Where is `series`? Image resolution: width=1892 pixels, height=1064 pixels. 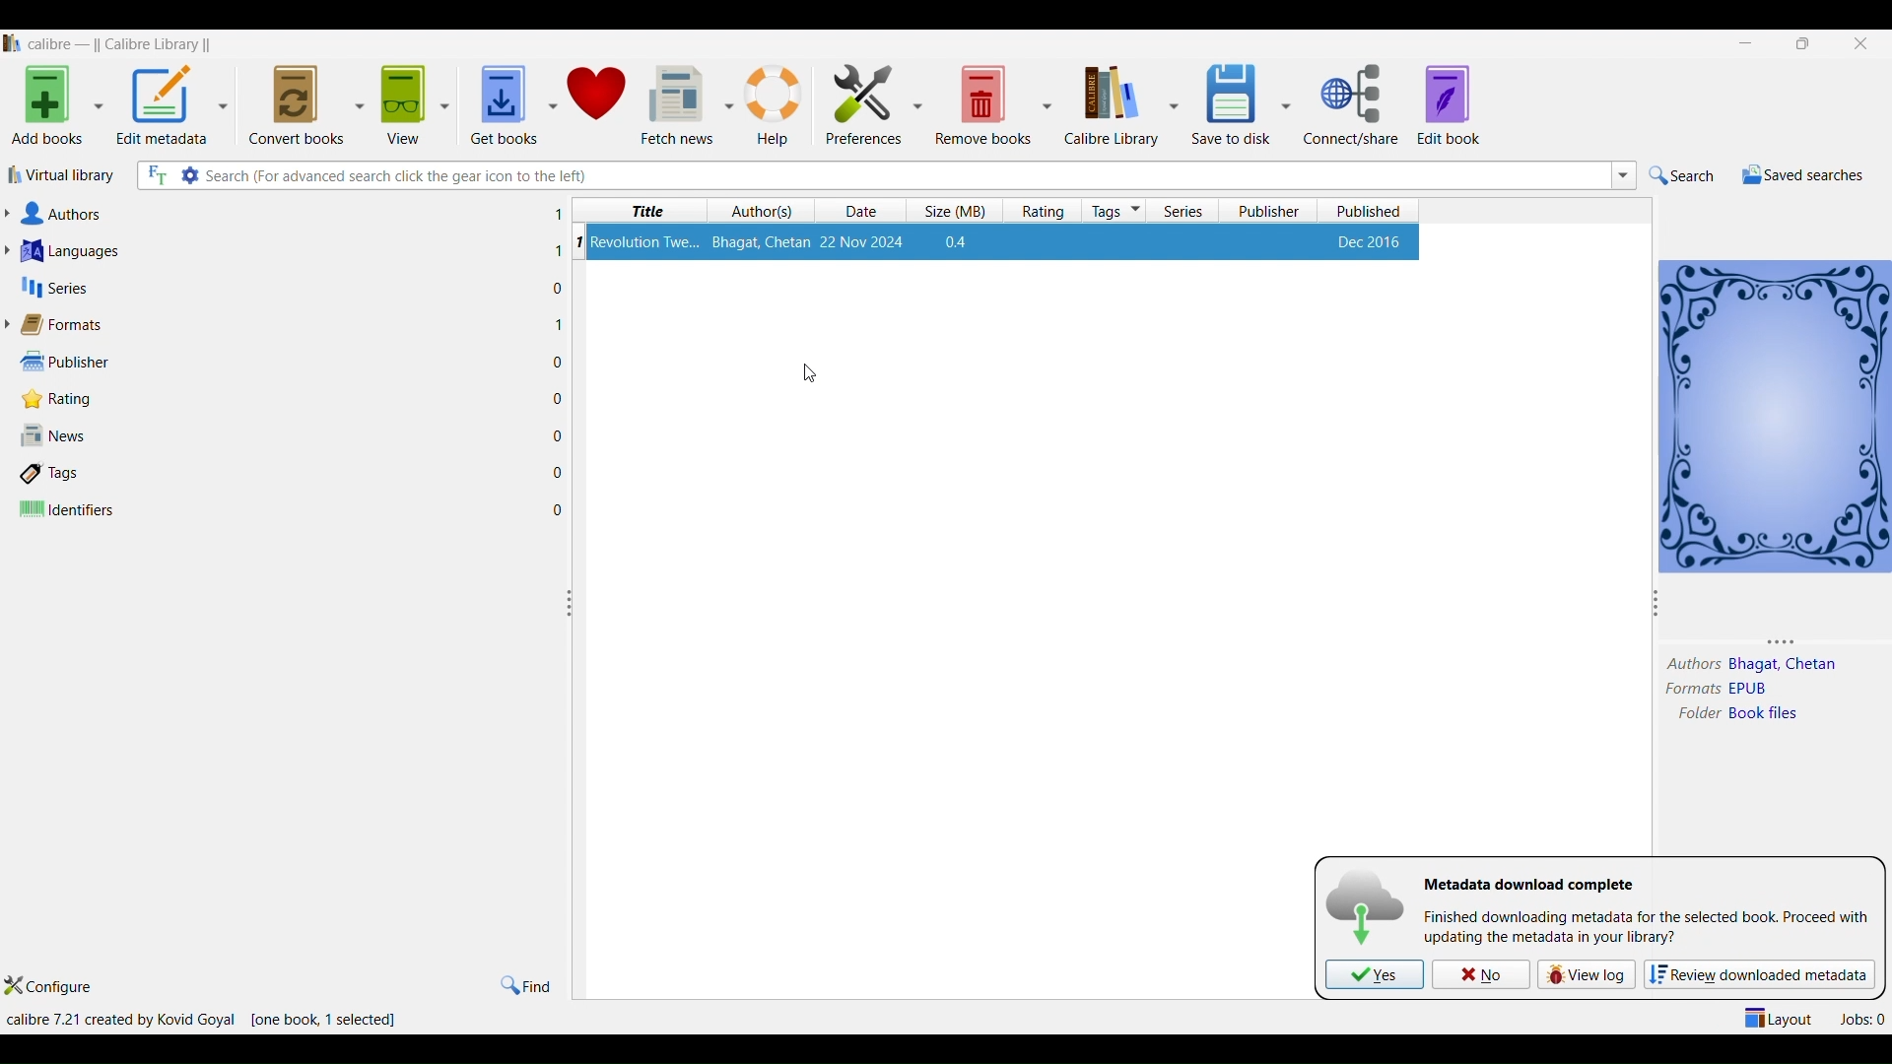
series is located at coordinates (57, 288).